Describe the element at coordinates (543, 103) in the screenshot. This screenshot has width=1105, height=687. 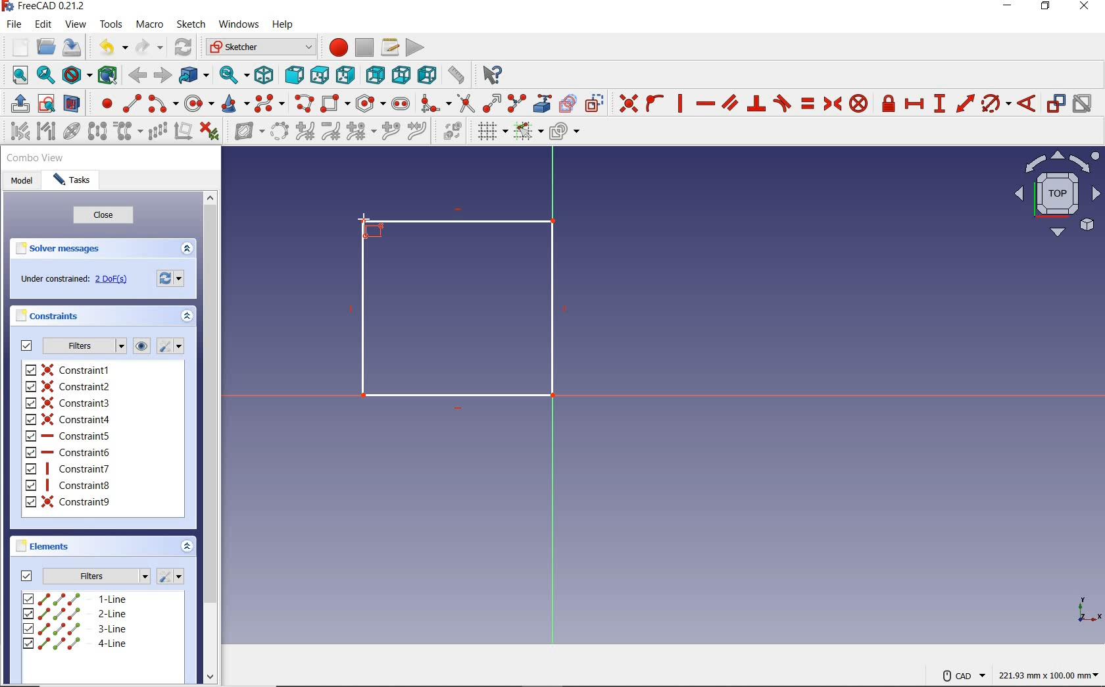
I see `create external geometry` at that location.